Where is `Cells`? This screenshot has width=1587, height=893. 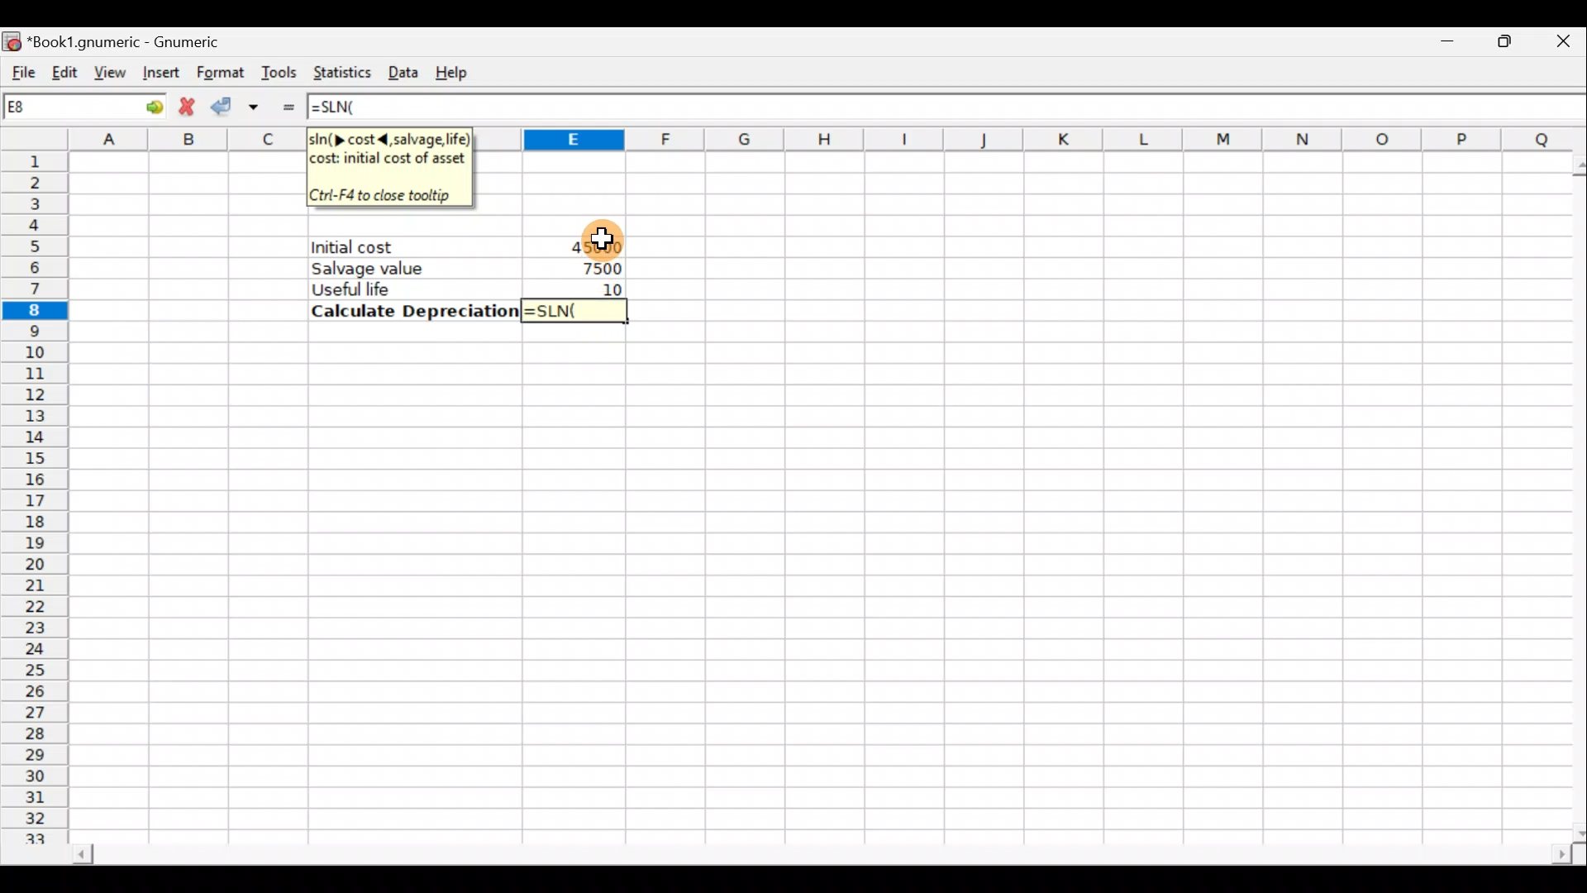
Cells is located at coordinates (814, 587).